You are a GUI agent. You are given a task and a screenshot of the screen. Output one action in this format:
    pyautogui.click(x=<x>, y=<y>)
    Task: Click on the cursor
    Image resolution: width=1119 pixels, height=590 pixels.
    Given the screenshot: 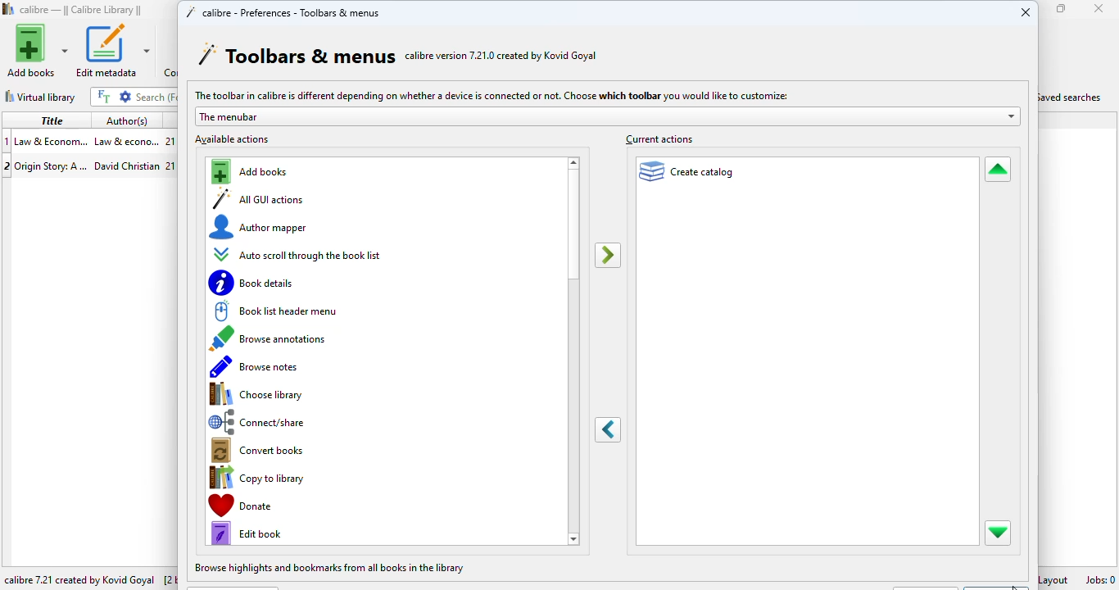 What is the action you would take?
    pyautogui.click(x=1015, y=586)
    